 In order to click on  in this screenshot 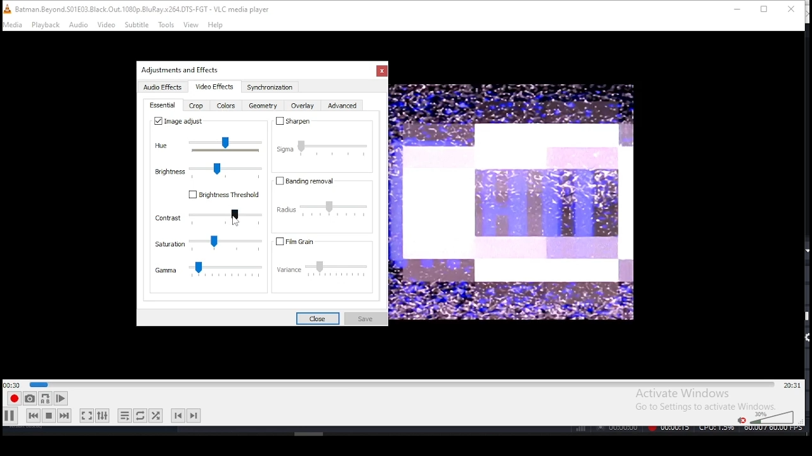, I will do `click(688, 430)`.